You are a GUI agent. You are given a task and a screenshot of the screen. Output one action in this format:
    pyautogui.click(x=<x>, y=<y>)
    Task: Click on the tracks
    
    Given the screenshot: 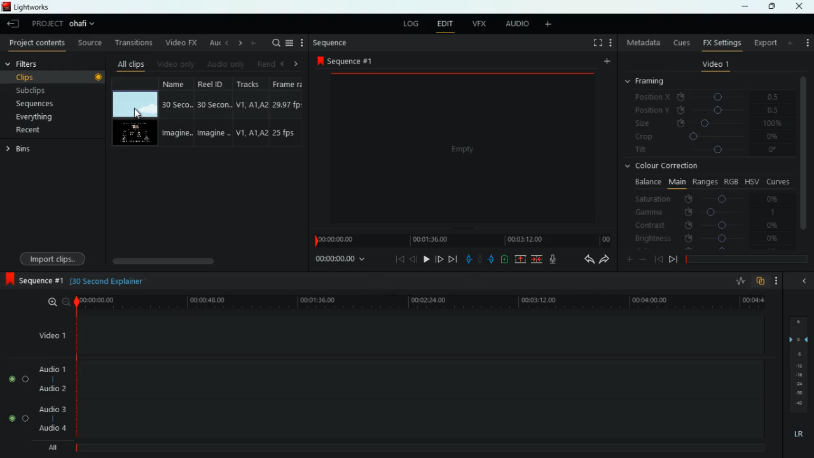 What is the action you would take?
    pyautogui.click(x=248, y=113)
    